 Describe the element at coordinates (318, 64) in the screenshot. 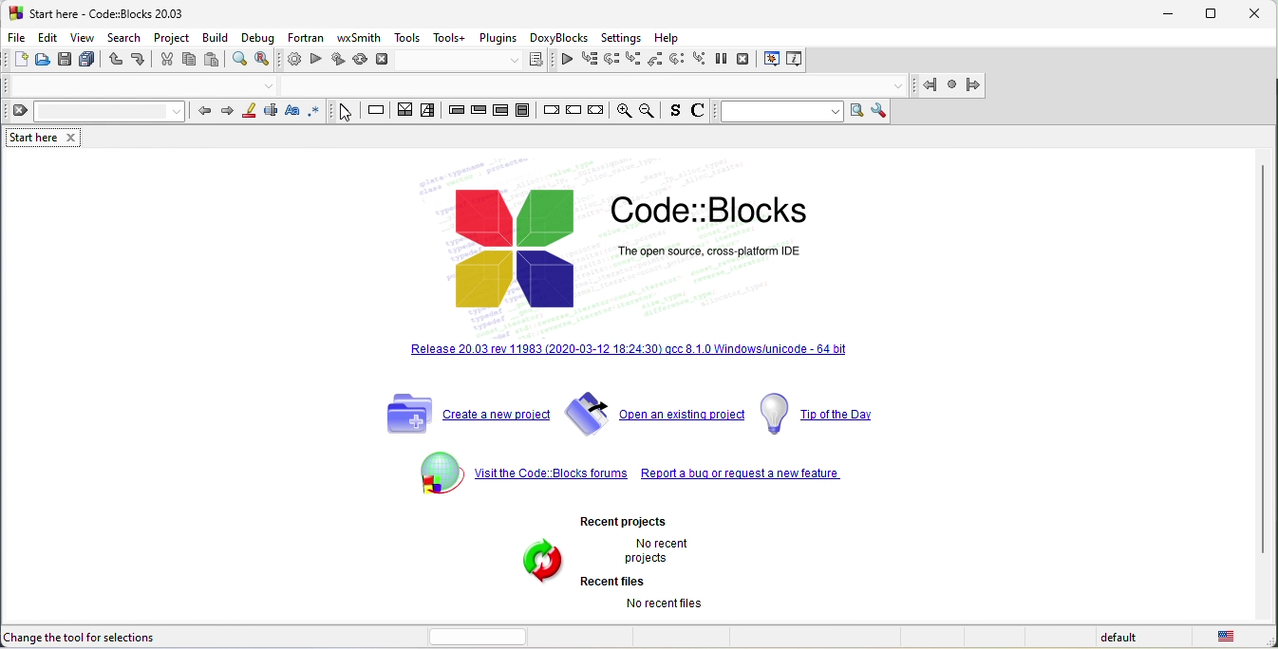

I see `run` at that location.